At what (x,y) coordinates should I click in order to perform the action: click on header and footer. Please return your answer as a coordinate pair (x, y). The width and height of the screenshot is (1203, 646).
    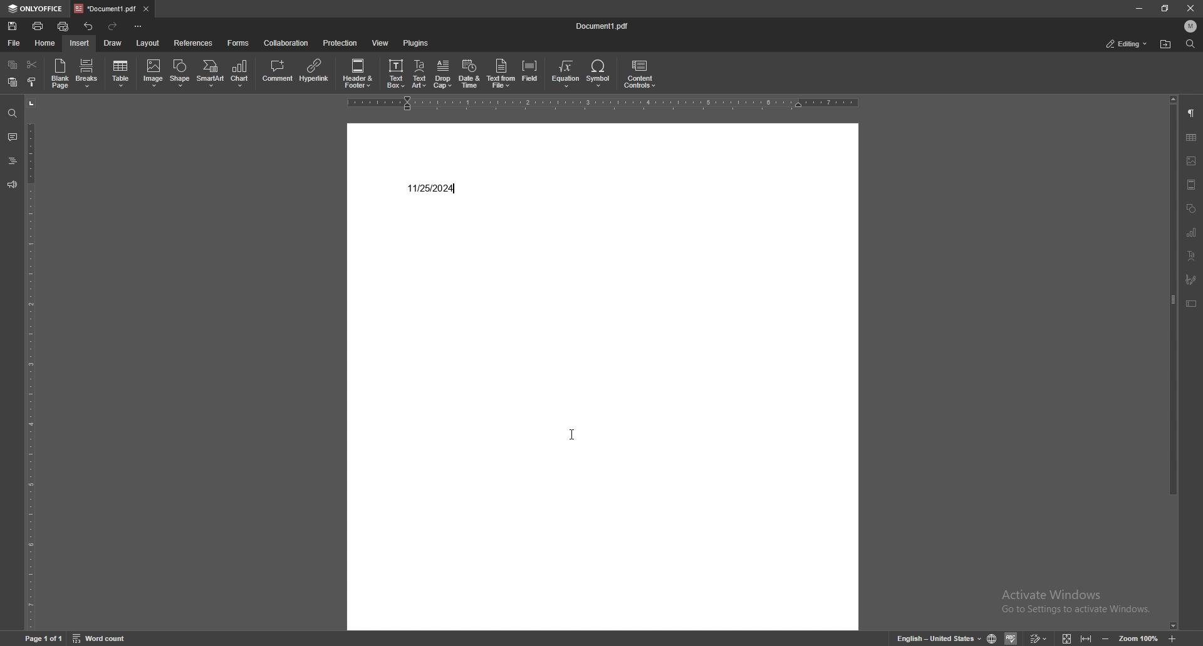
    Looking at the image, I should click on (360, 74).